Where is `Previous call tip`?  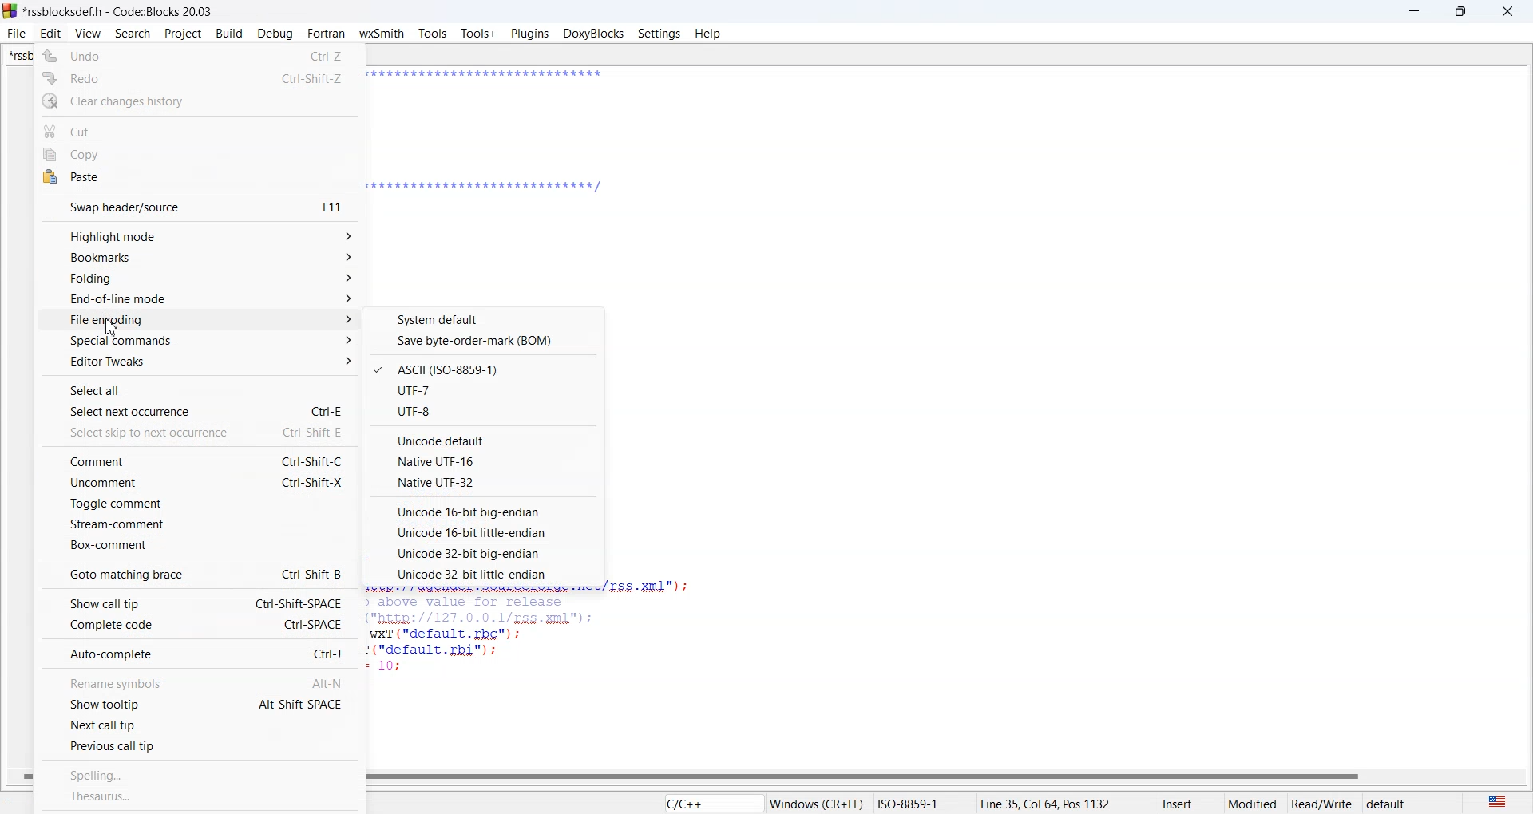
Previous call tip is located at coordinates (199, 745).